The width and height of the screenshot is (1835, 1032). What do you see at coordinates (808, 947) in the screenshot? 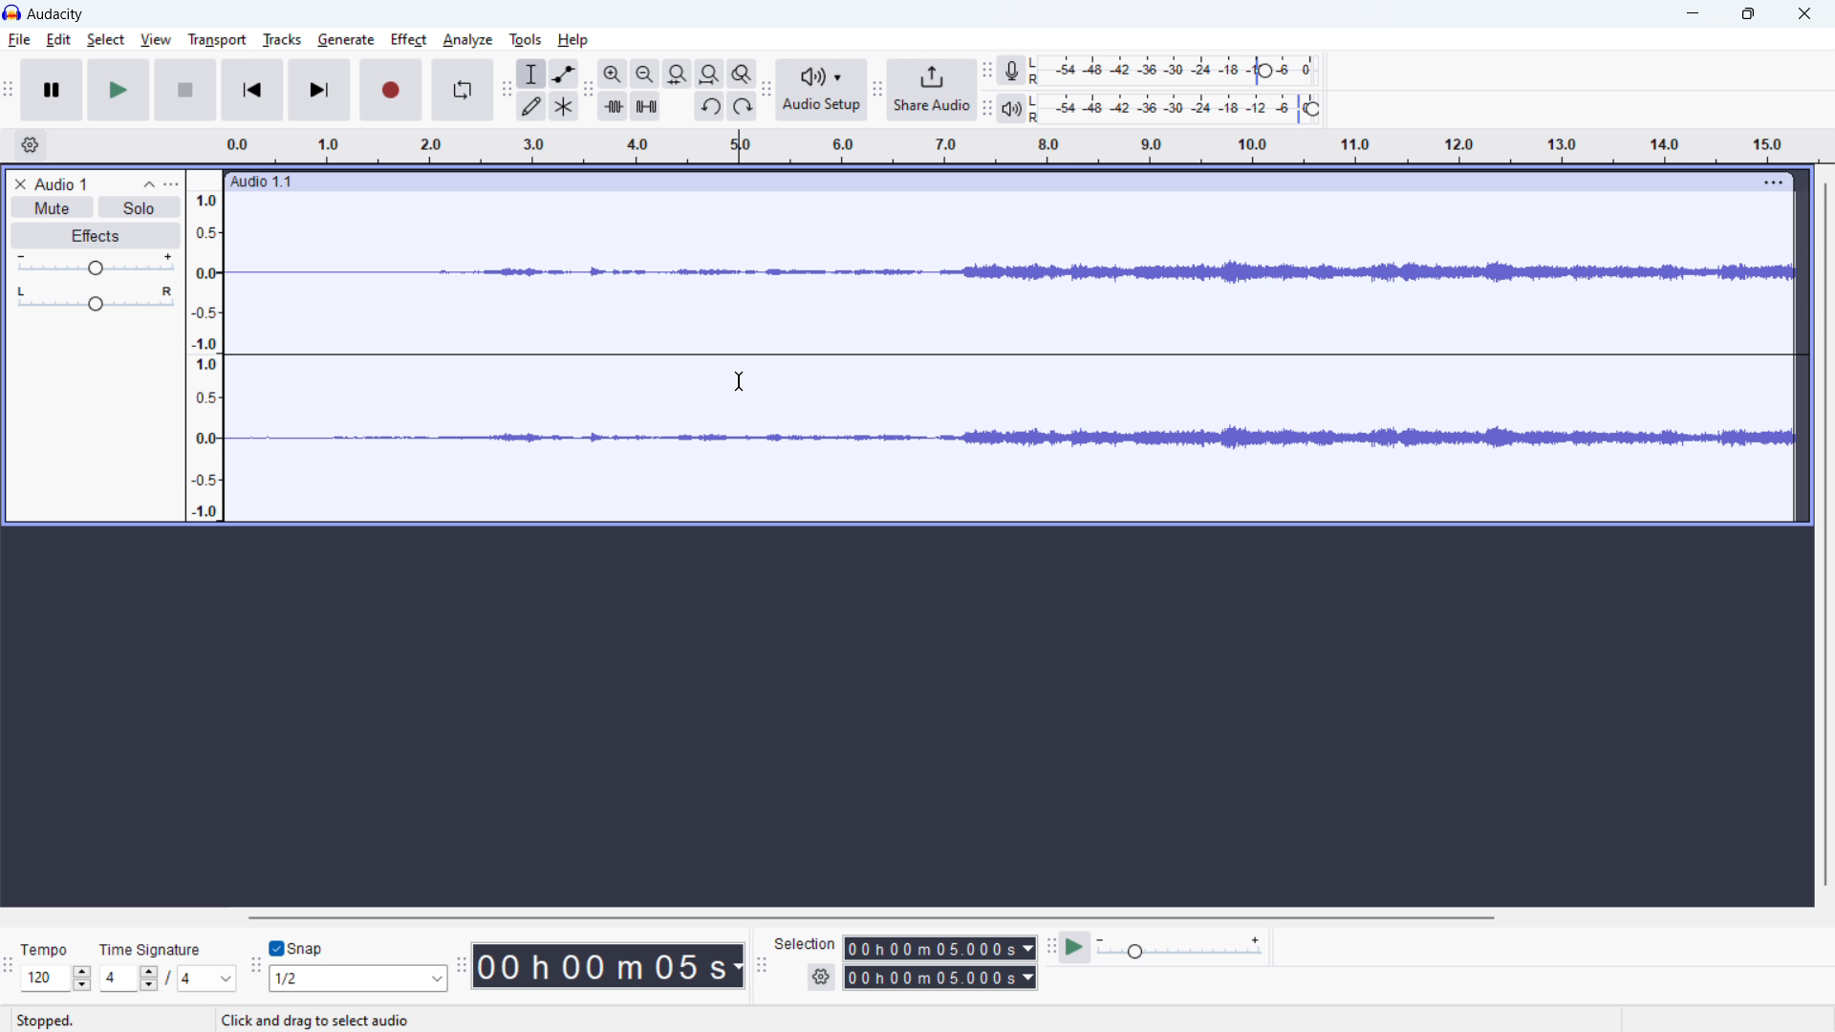
I see `Seledon` at bounding box center [808, 947].